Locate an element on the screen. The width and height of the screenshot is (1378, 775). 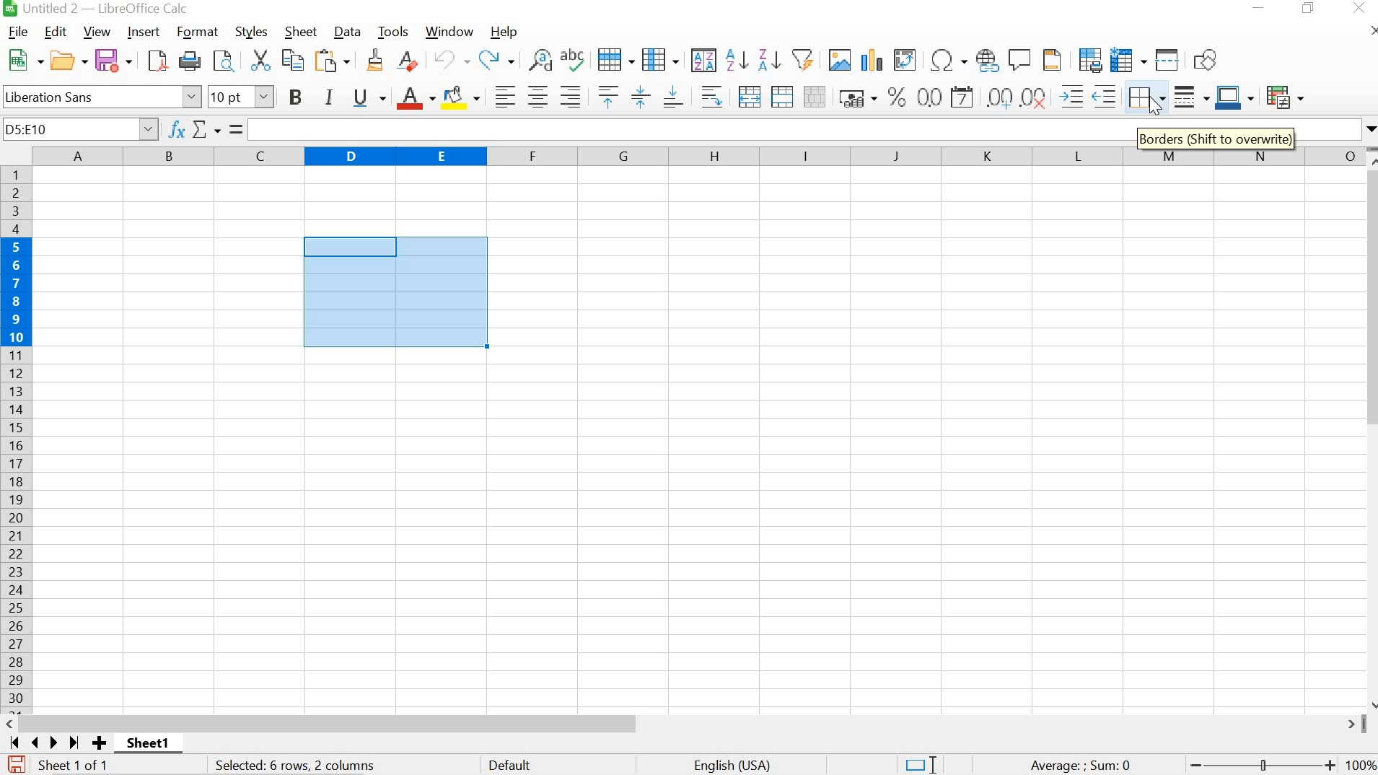
FIND is located at coordinates (227, 61).